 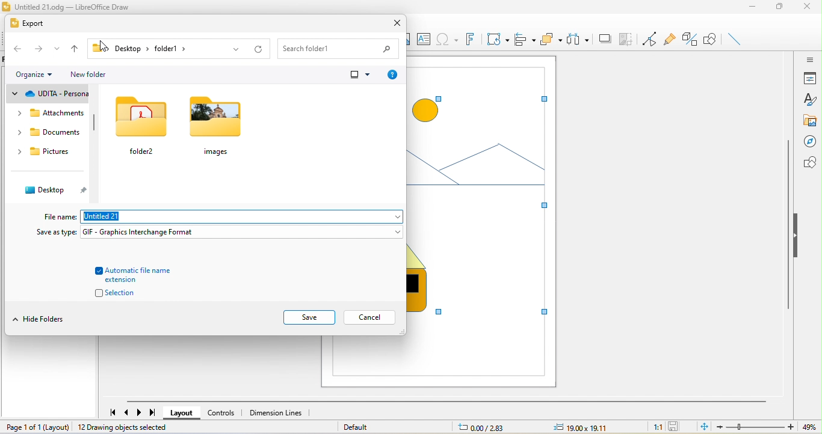 What do you see at coordinates (105, 47) in the screenshot?
I see `Cursor` at bounding box center [105, 47].